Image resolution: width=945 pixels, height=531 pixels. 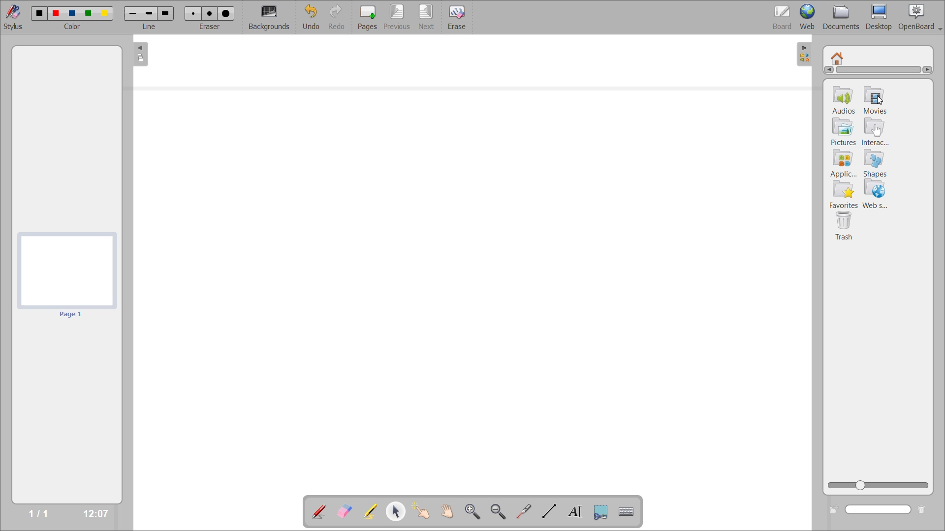 What do you see at coordinates (929, 69) in the screenshot?
I see `Right arrow` at bounding box center [929, 69].